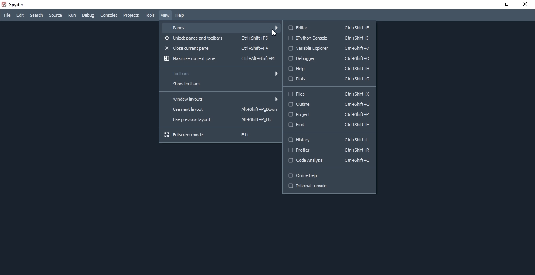  I want to click on Debugger, so click(331, 58).